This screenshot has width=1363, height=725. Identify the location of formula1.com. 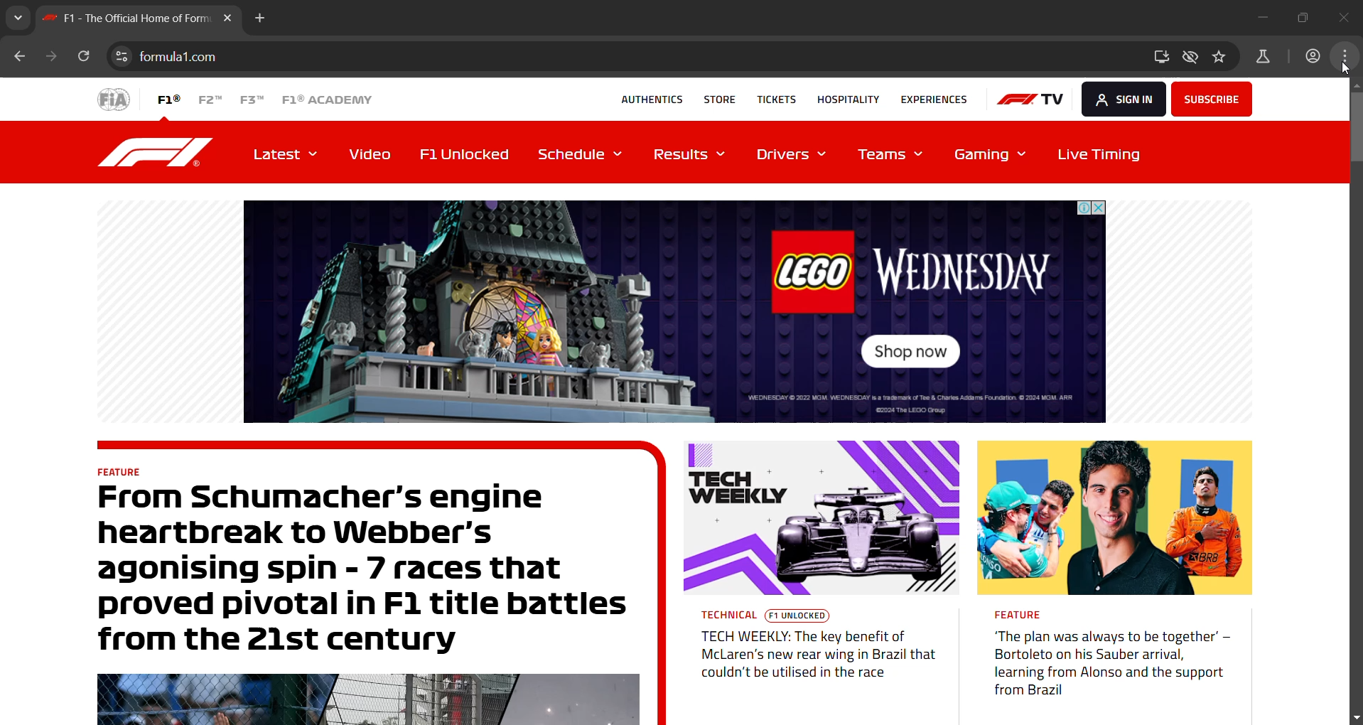
(634, 58).